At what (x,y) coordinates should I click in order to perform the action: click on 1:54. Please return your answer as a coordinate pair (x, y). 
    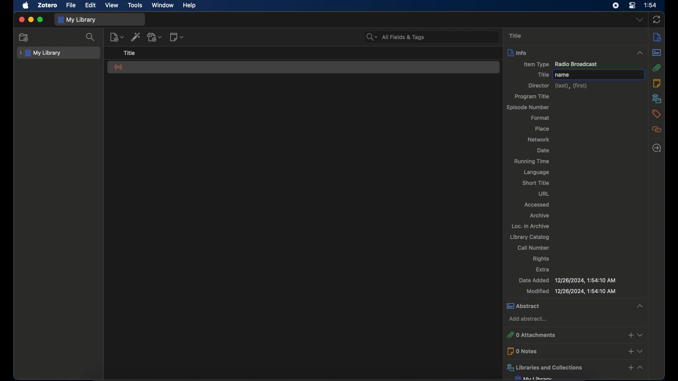
    Looking at the image, I should click on (651, 6).